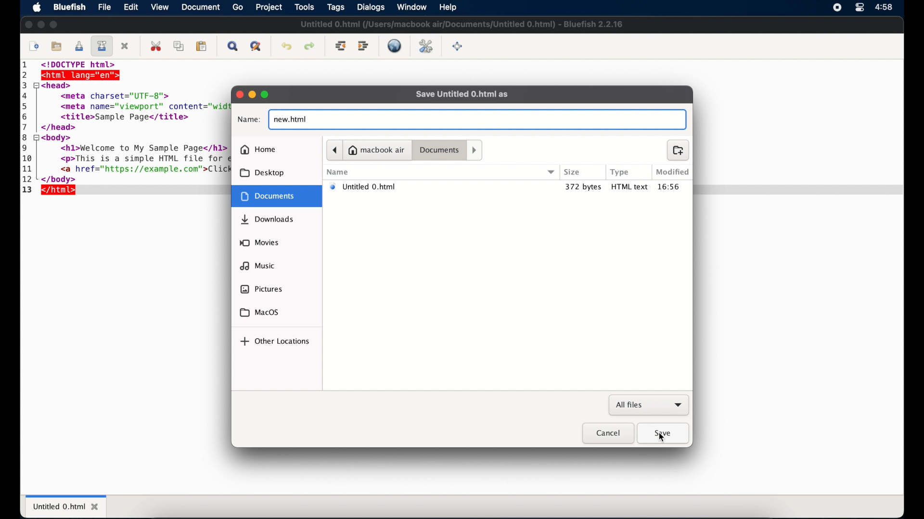 Image resolution: width=924 pixels, height=519 pixels. What do you see at coordinates (394, 46) in the screenshot?
I see `live preview` at bounding box center [394, 46].